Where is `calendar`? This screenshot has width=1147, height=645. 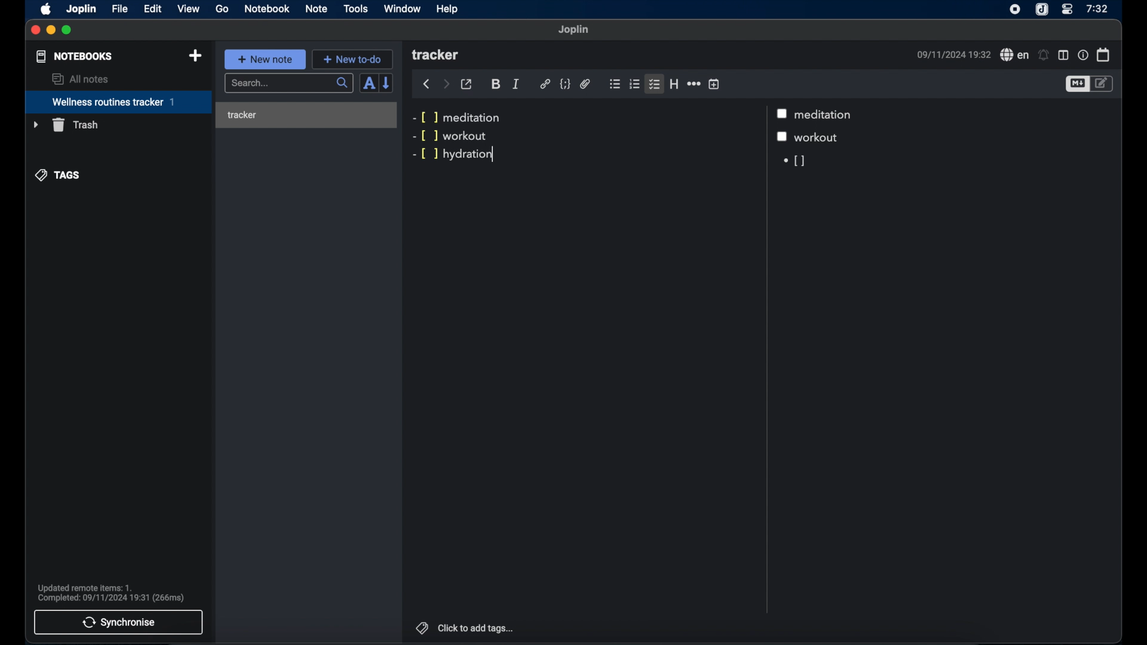
calendar is located at coordinates (1103, 54).